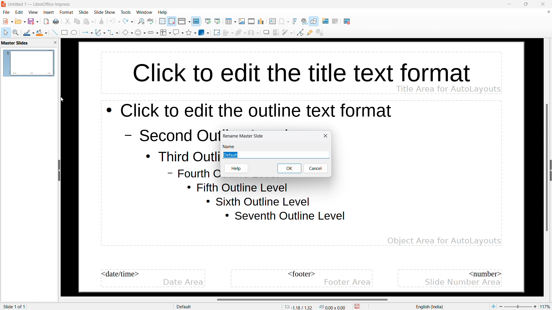  I want to click on paste, so click(88, 22).